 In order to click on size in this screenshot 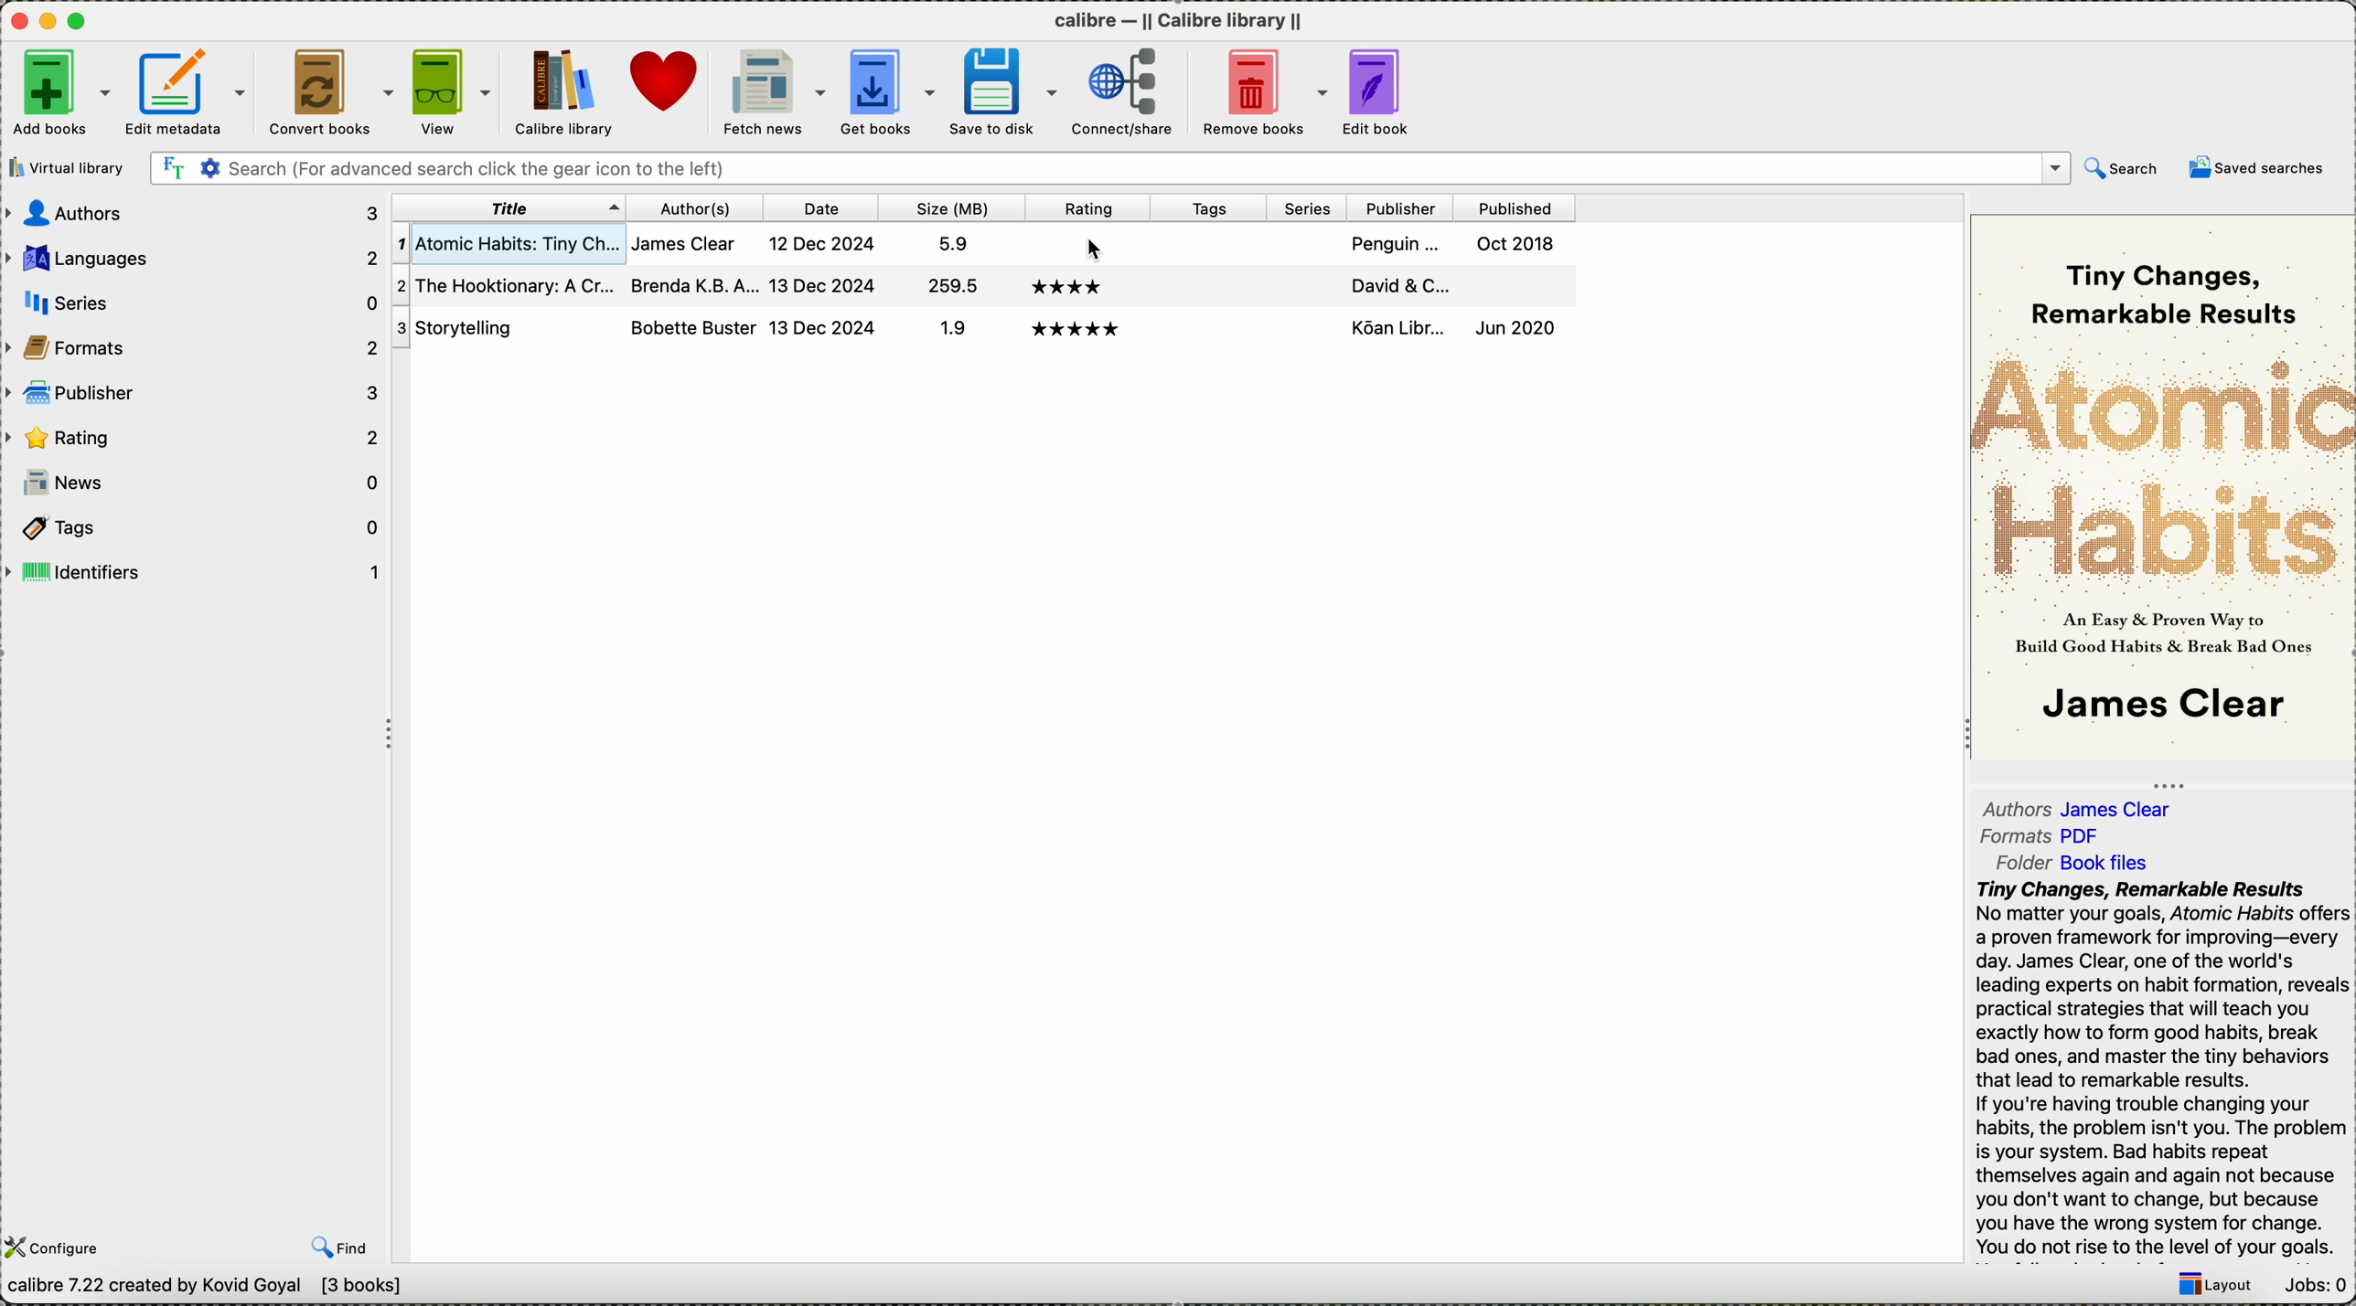, I will do `click(949, 207)`.